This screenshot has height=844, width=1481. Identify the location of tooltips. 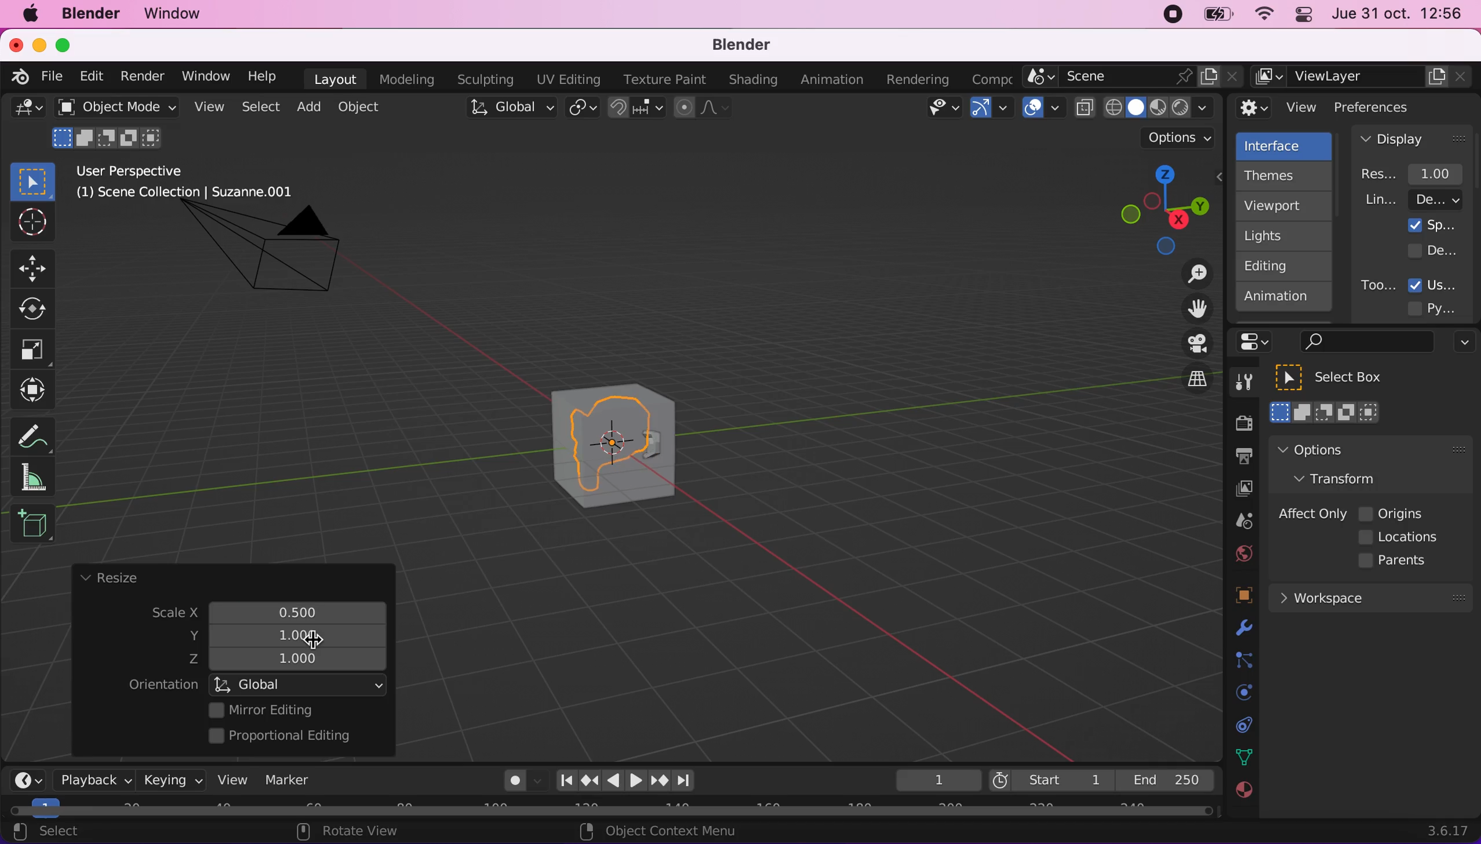
(1377, 285).